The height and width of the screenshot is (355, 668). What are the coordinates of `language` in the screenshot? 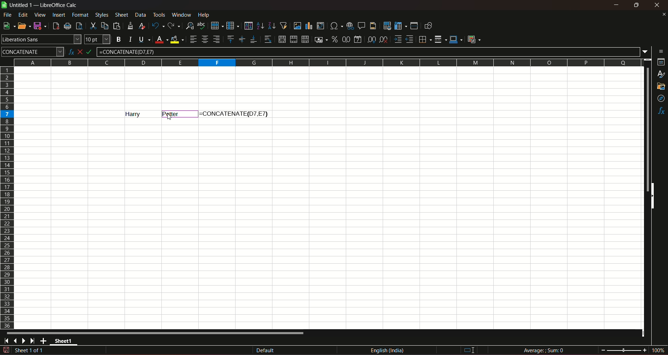 It's located at (389, 350).